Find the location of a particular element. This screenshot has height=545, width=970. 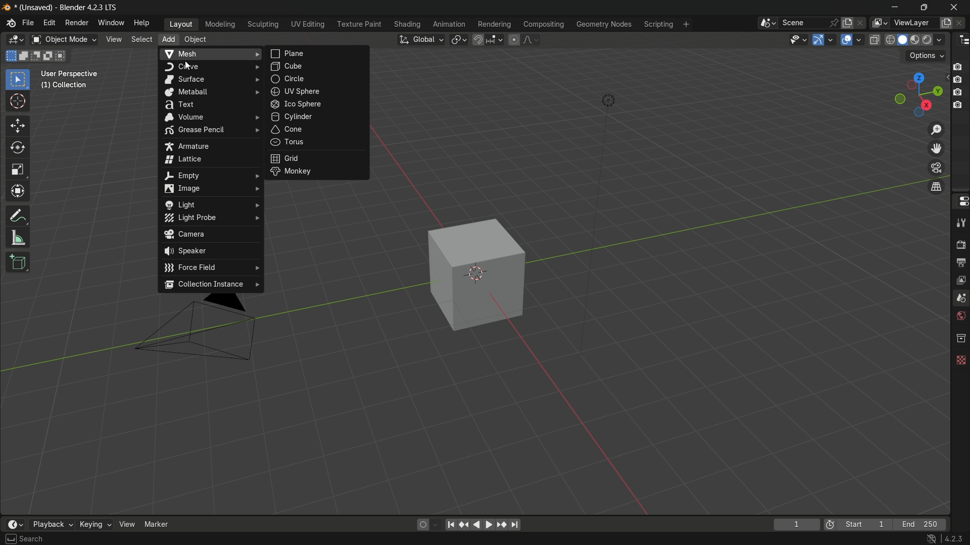

collection is located at coordinates (959, 338).